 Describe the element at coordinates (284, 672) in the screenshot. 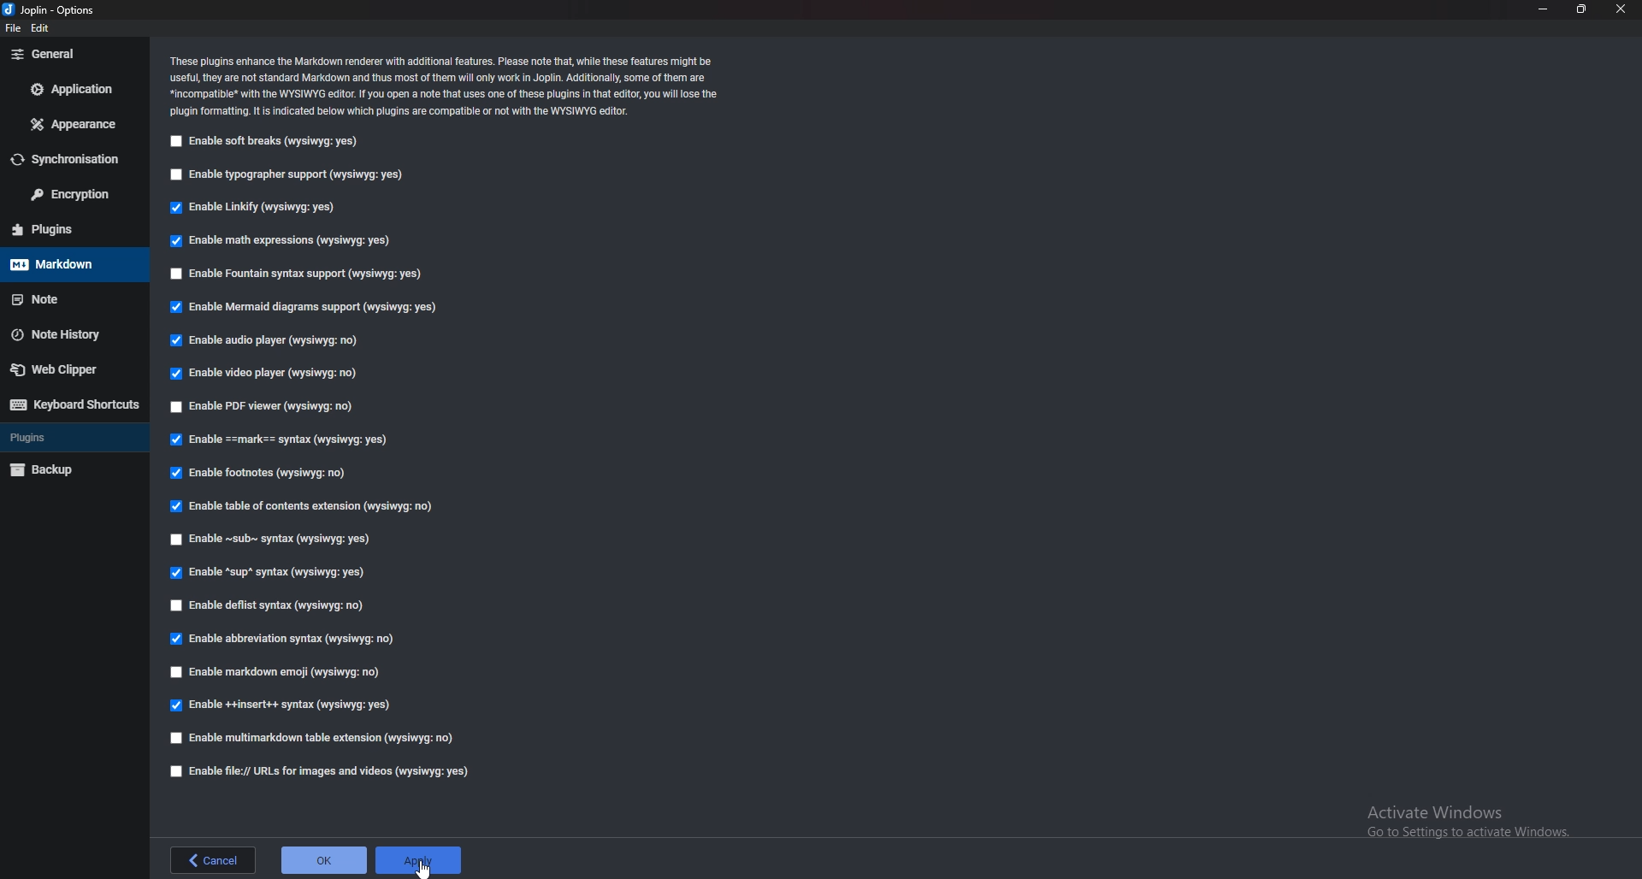

I see `enable markdown emoji` at that location.